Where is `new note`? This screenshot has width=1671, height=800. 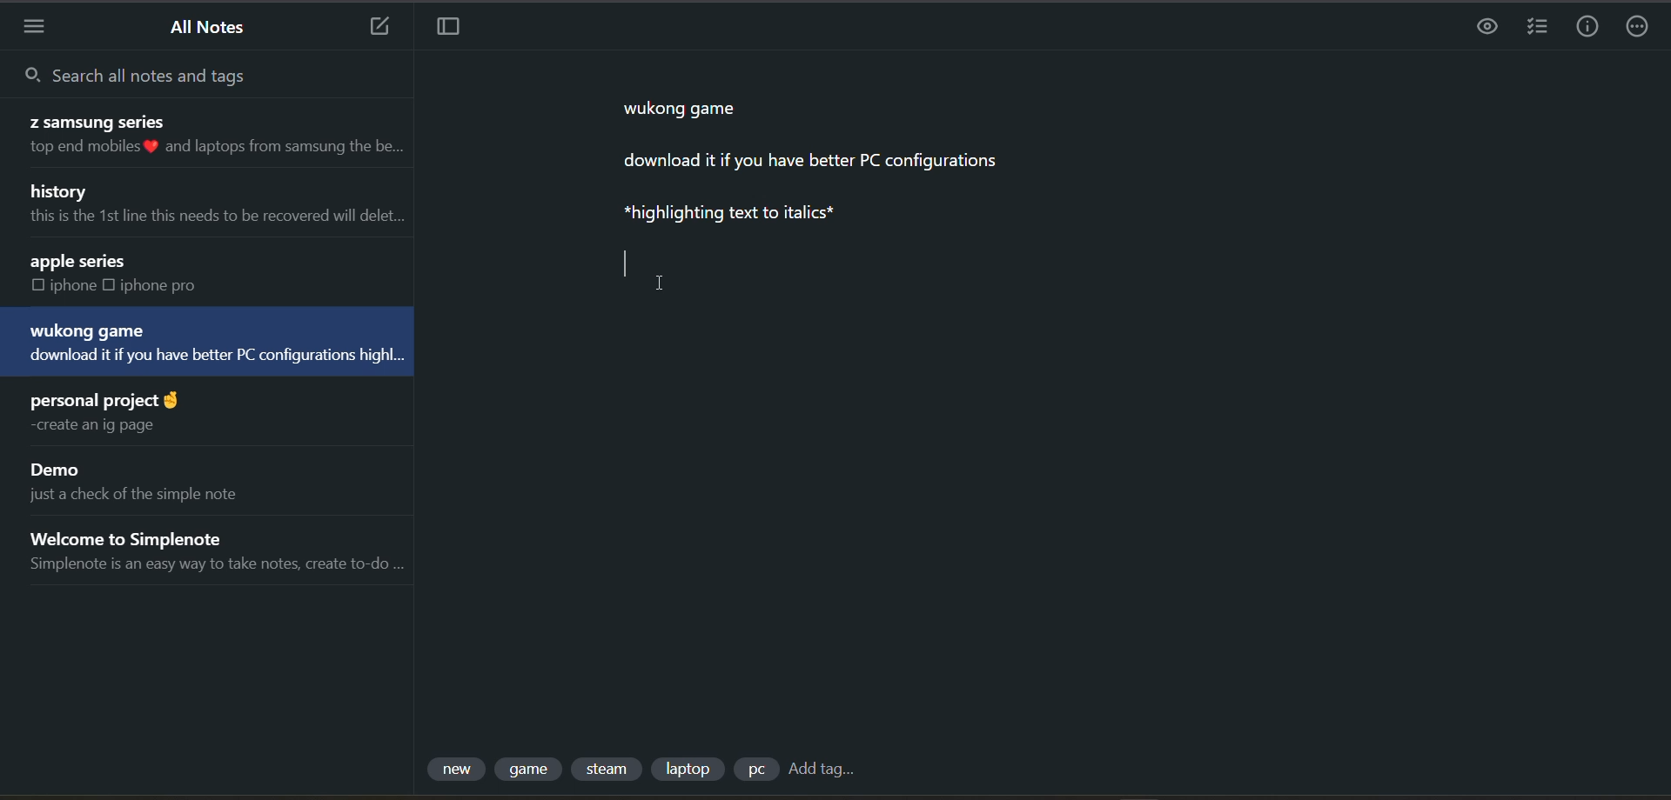
new note is located at coordinates (375, 27).